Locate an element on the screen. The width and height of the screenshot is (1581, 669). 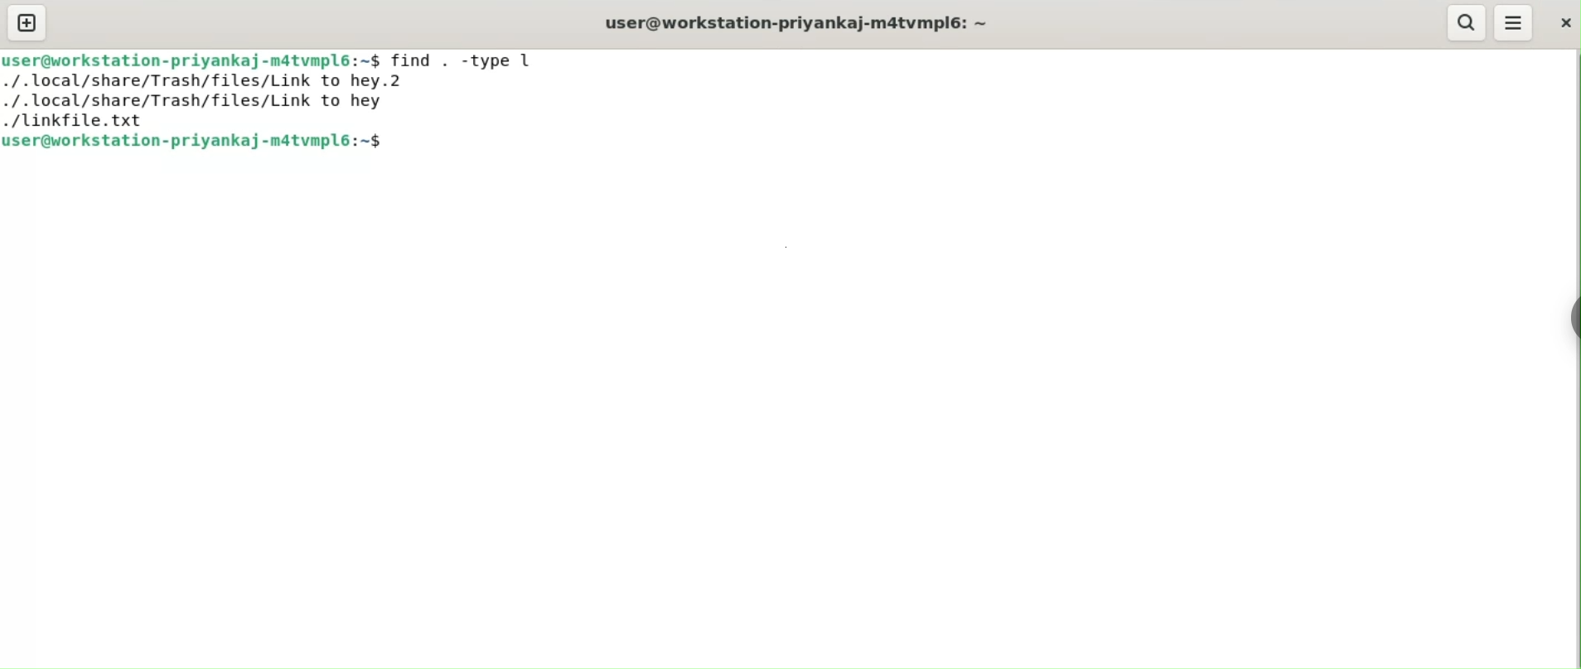
close is located at coordinates (1563, 21).